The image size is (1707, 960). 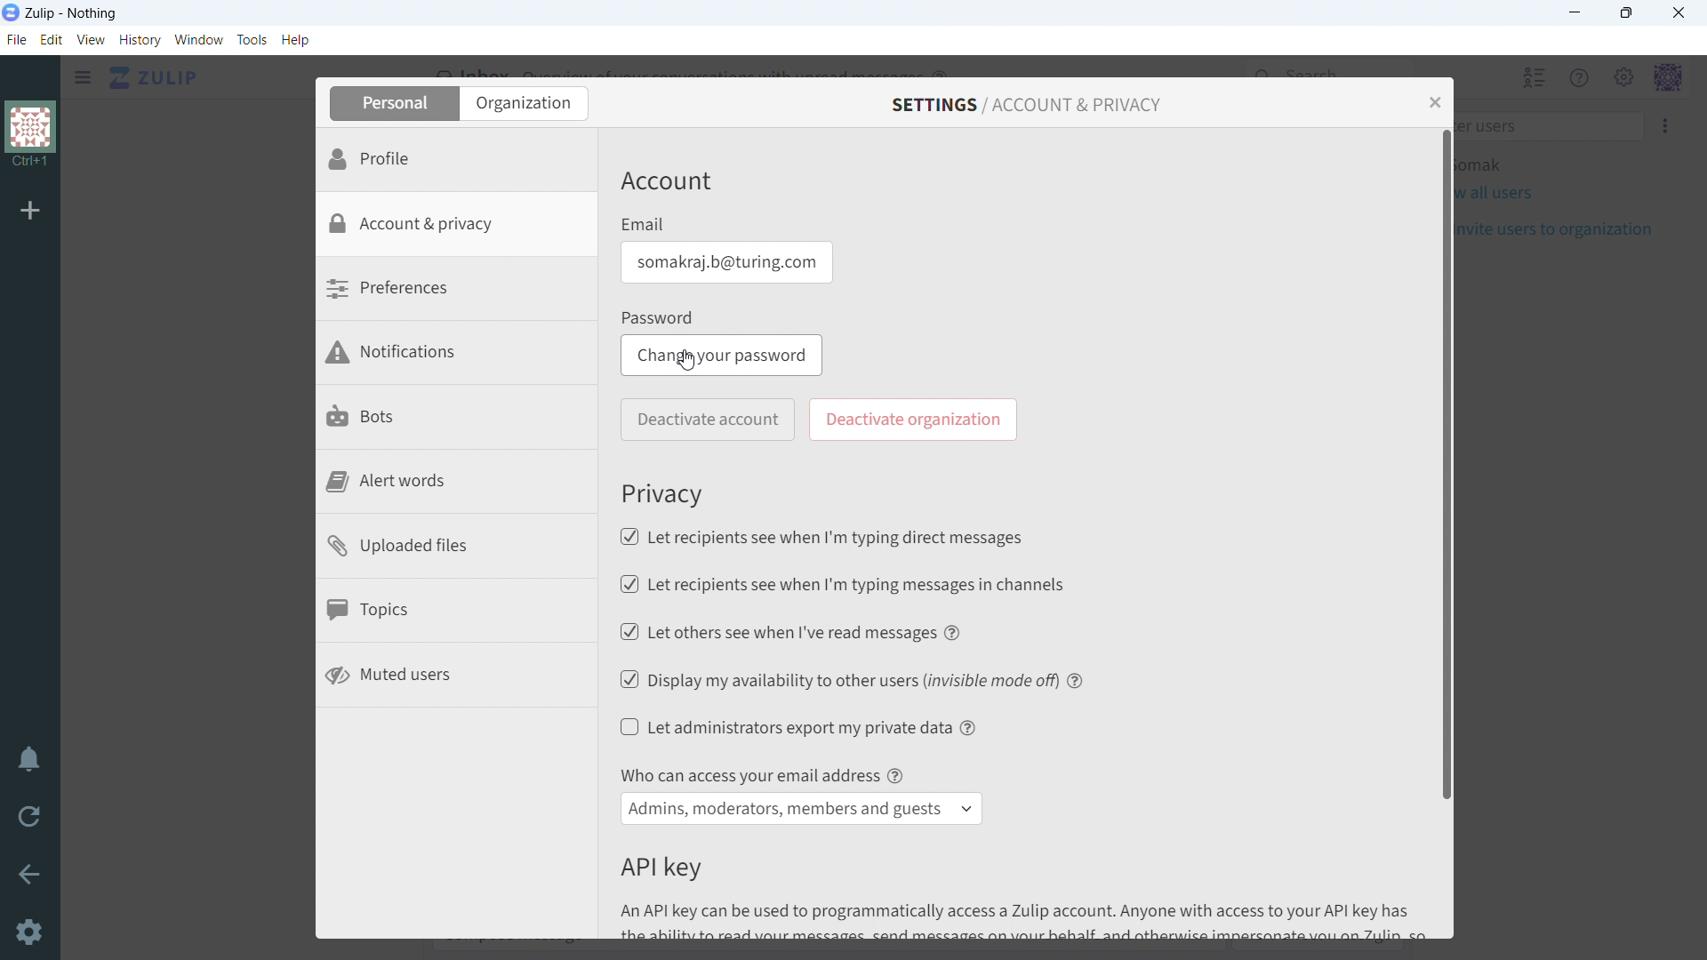 What do you see at coordinates (725, 262) in the screenshot?
I see `email` at bounding box center [725, 262].